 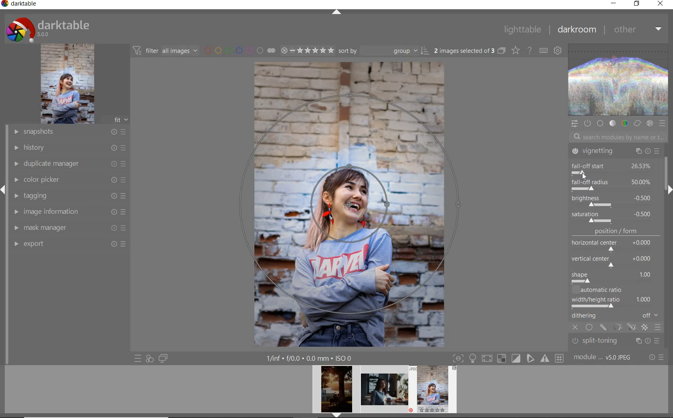 I want to click on display a second darkroom image window, so click(x=163, y=358).